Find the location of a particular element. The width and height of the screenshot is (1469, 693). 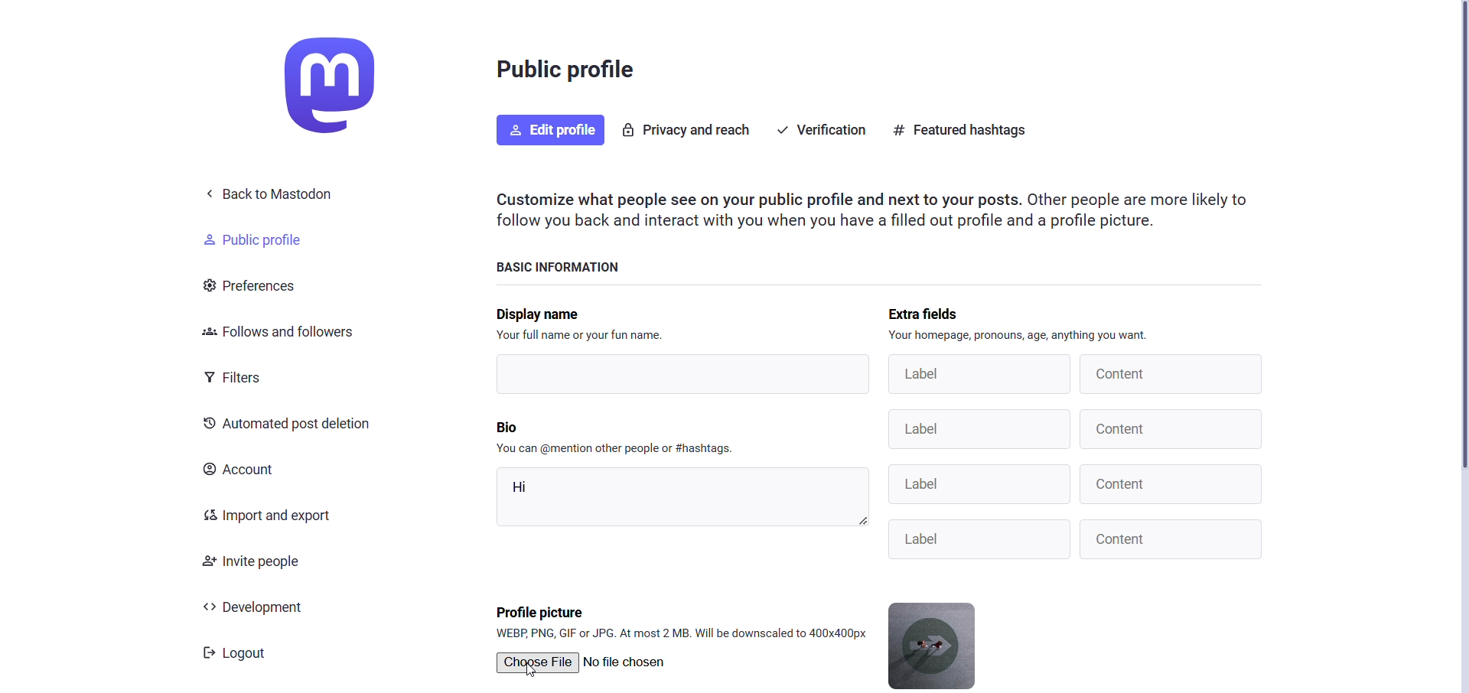

bio is located at coordinates (508, 424).